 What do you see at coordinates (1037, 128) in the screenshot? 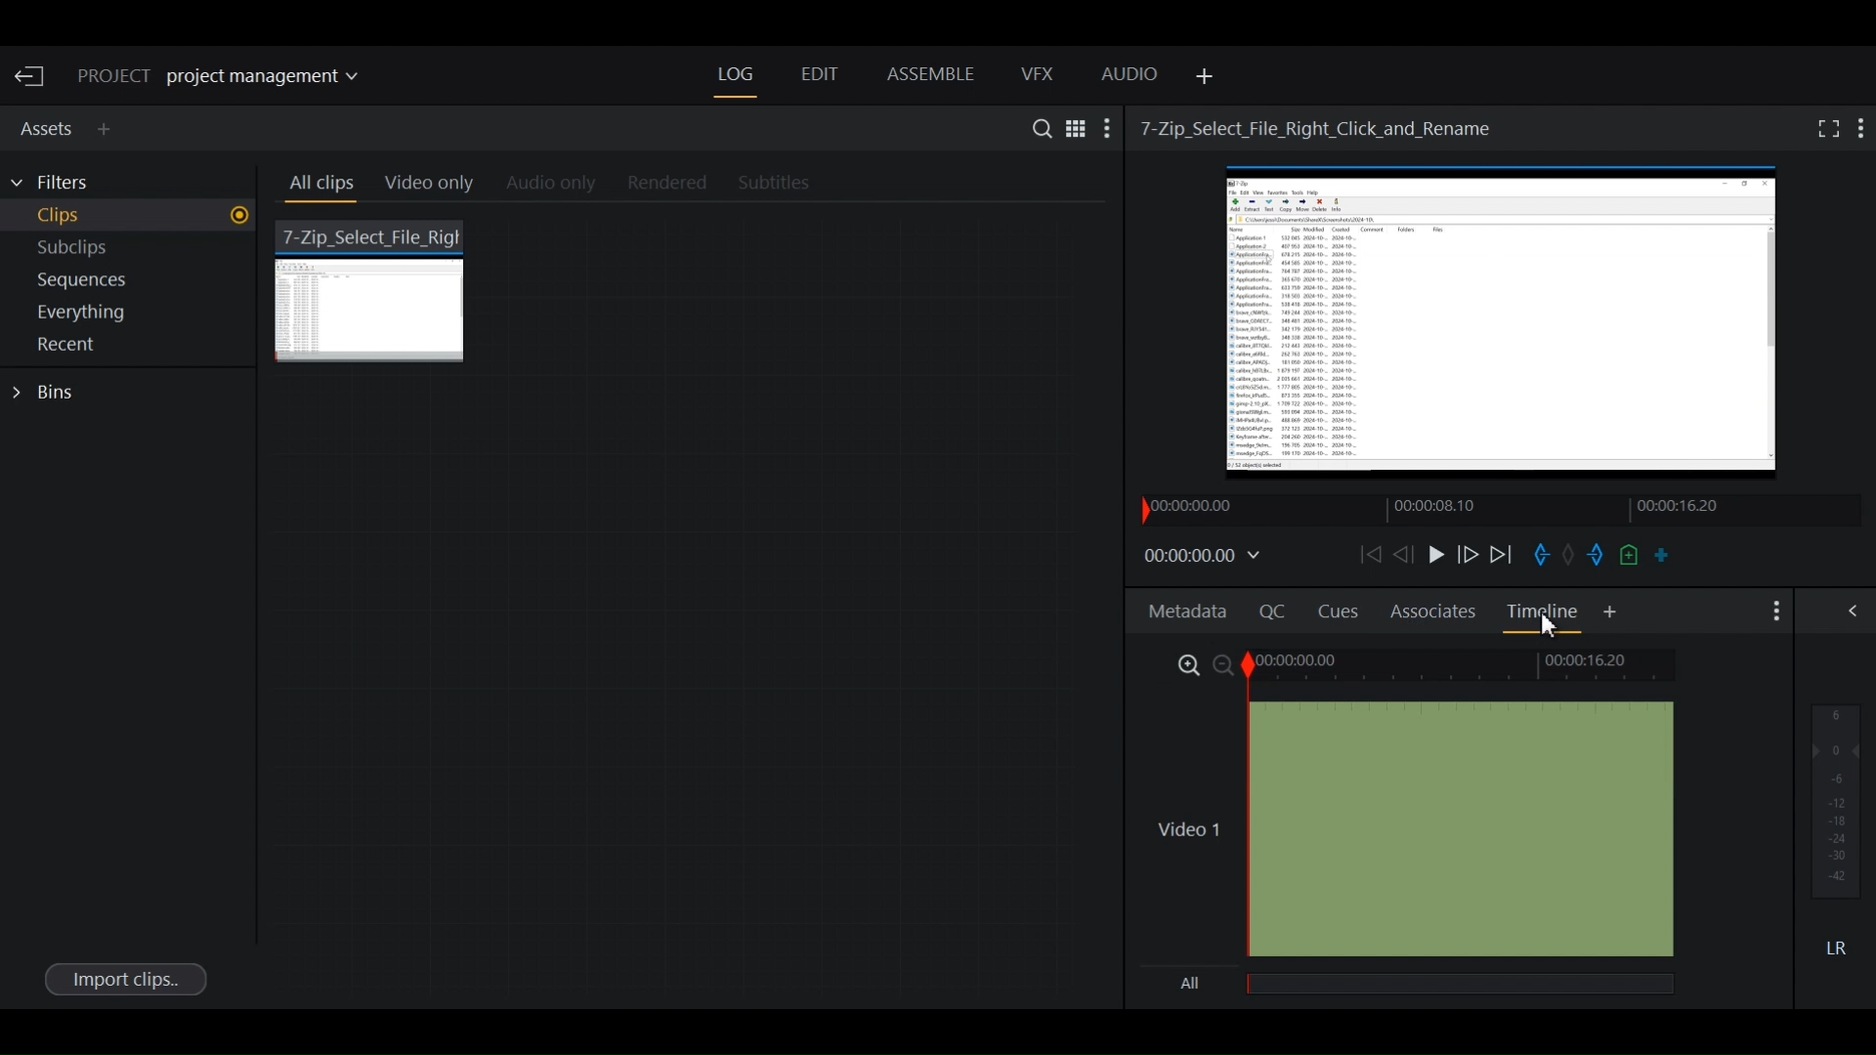
I see `Search in assets and Bins` at bounding box center [1037, 128].